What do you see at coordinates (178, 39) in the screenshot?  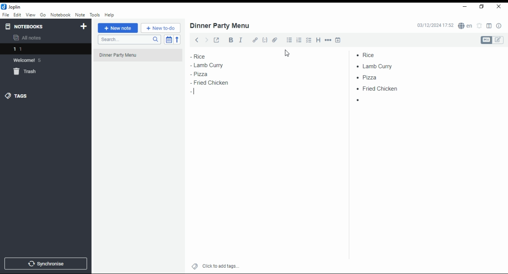 I see `reverse sort order` at bounding box center [178, 39].